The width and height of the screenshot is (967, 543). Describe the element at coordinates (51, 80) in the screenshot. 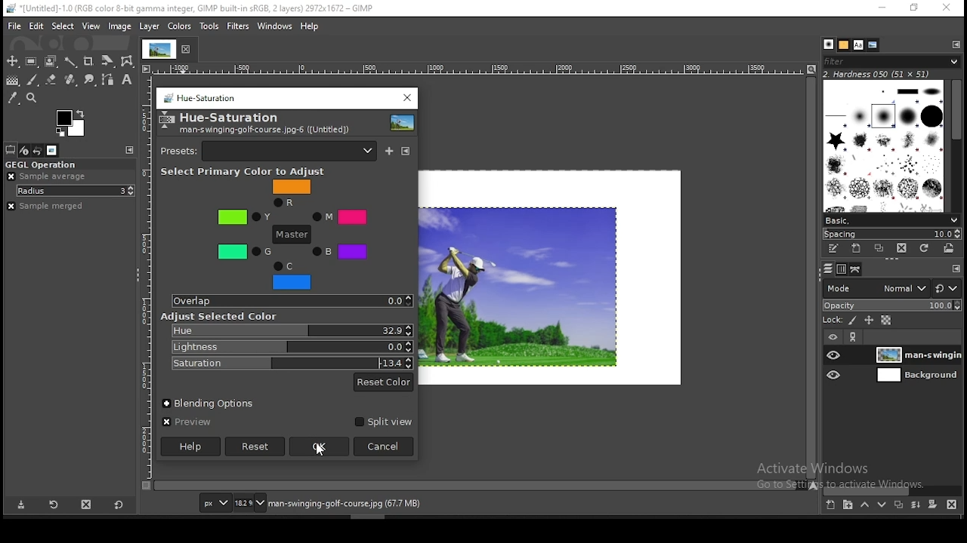

I see `eraser tool` at that location.